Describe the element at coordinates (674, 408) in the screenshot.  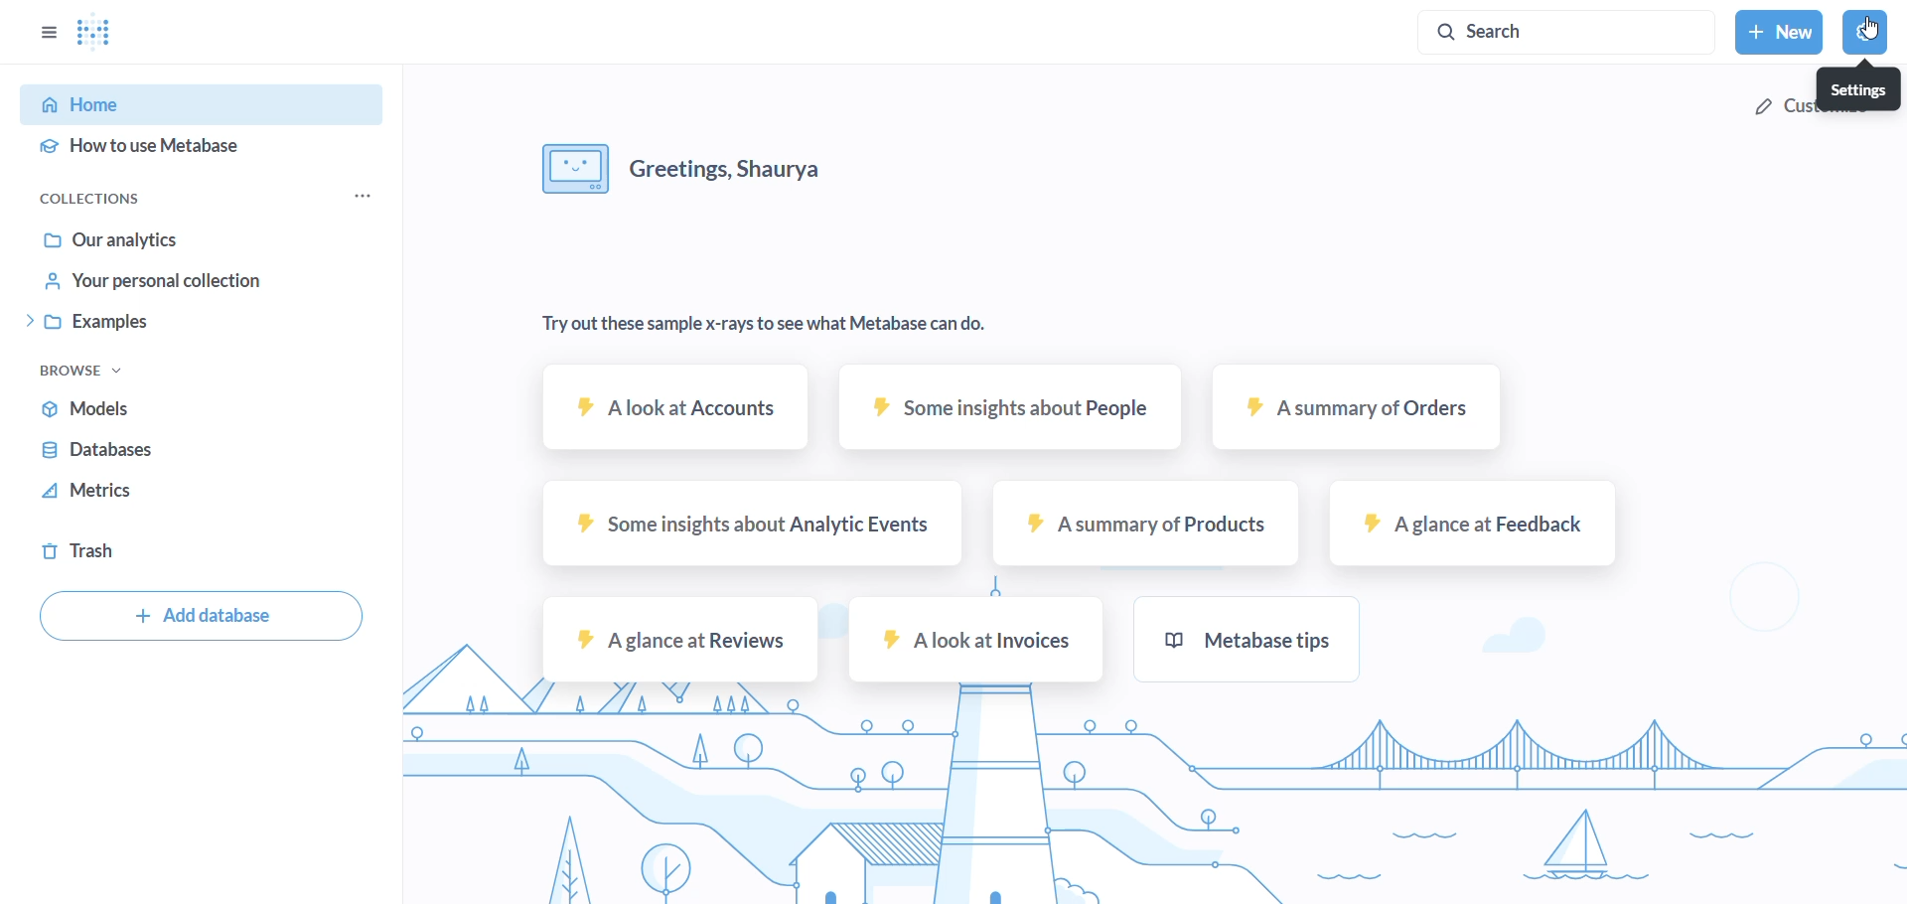
I see `A look at Accounts sample` at that location.